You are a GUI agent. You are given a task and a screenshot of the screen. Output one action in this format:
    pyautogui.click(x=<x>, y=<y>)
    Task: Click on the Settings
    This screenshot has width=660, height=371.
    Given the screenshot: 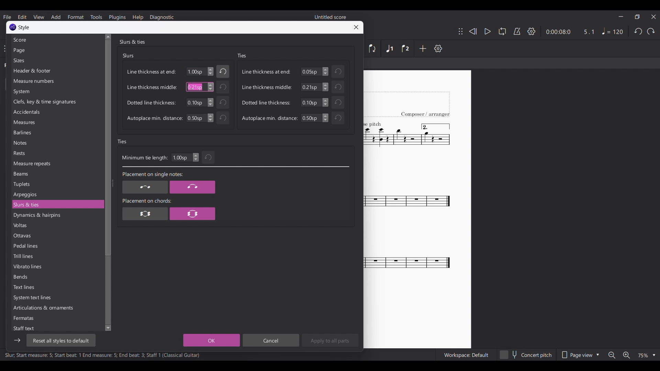 What is the action you would take?
    pyautogui.click(x=438, y=48)
    